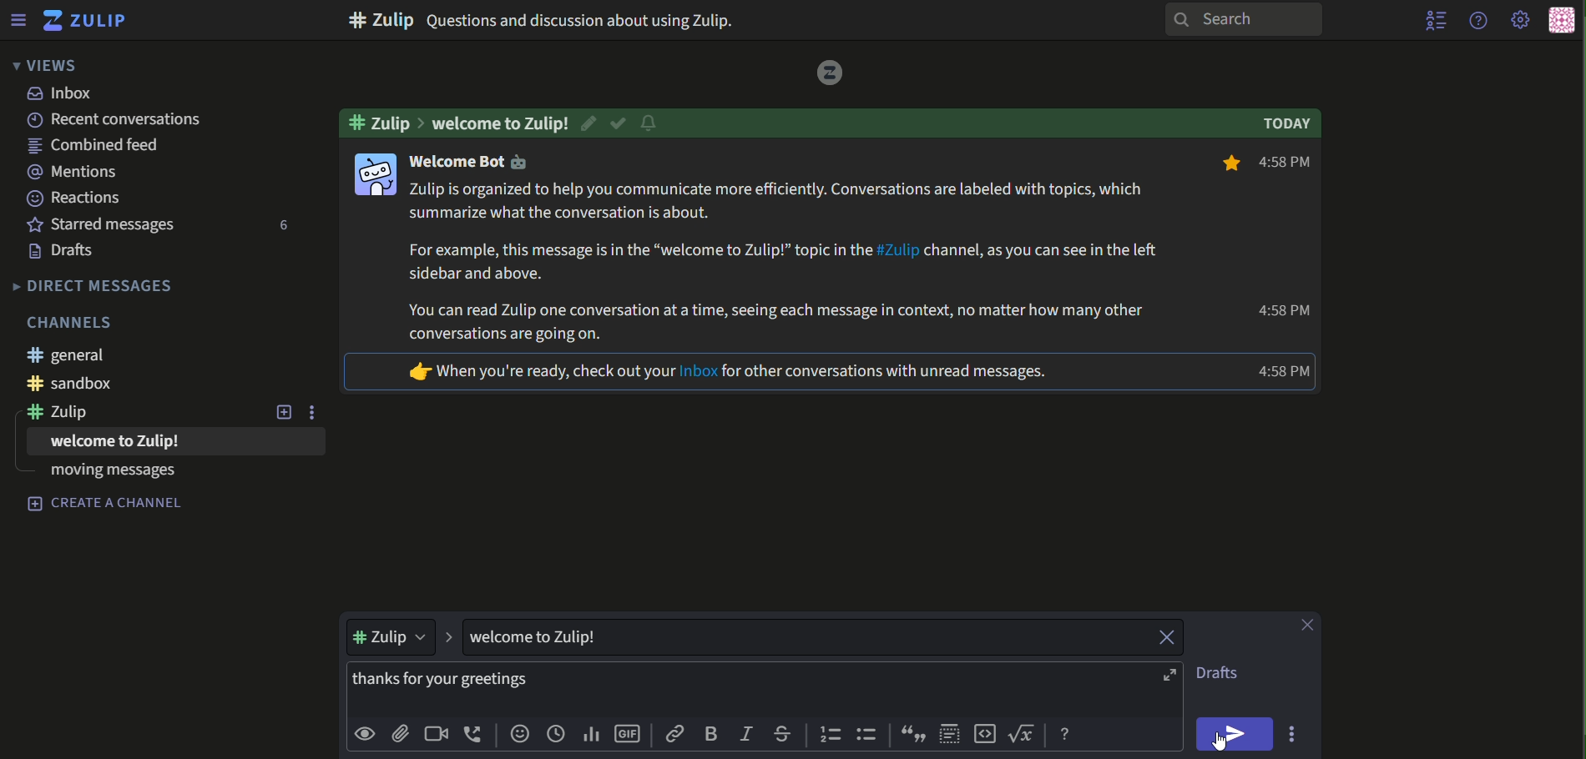  What do you see at coordinates (63, 94) in the screenshot?
I see `text` at bounding box center [63, 94].